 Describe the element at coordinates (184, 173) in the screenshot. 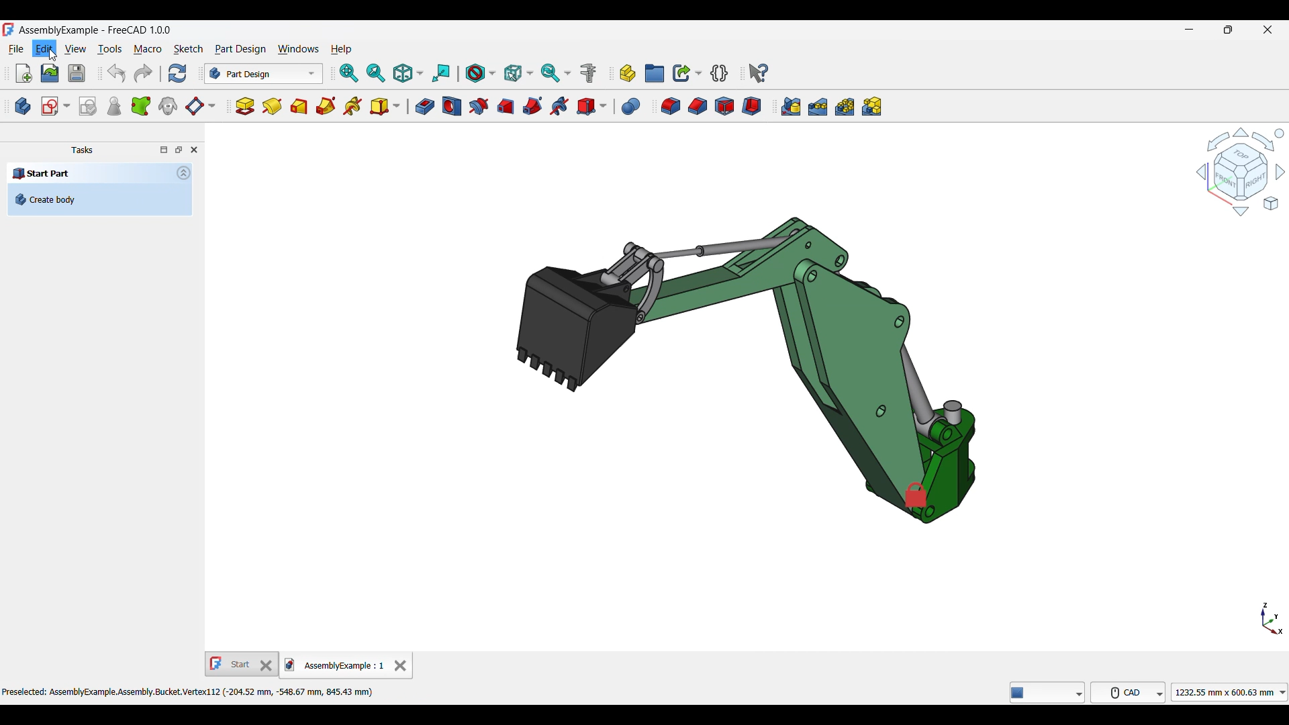

I see `Collapse` at that location.